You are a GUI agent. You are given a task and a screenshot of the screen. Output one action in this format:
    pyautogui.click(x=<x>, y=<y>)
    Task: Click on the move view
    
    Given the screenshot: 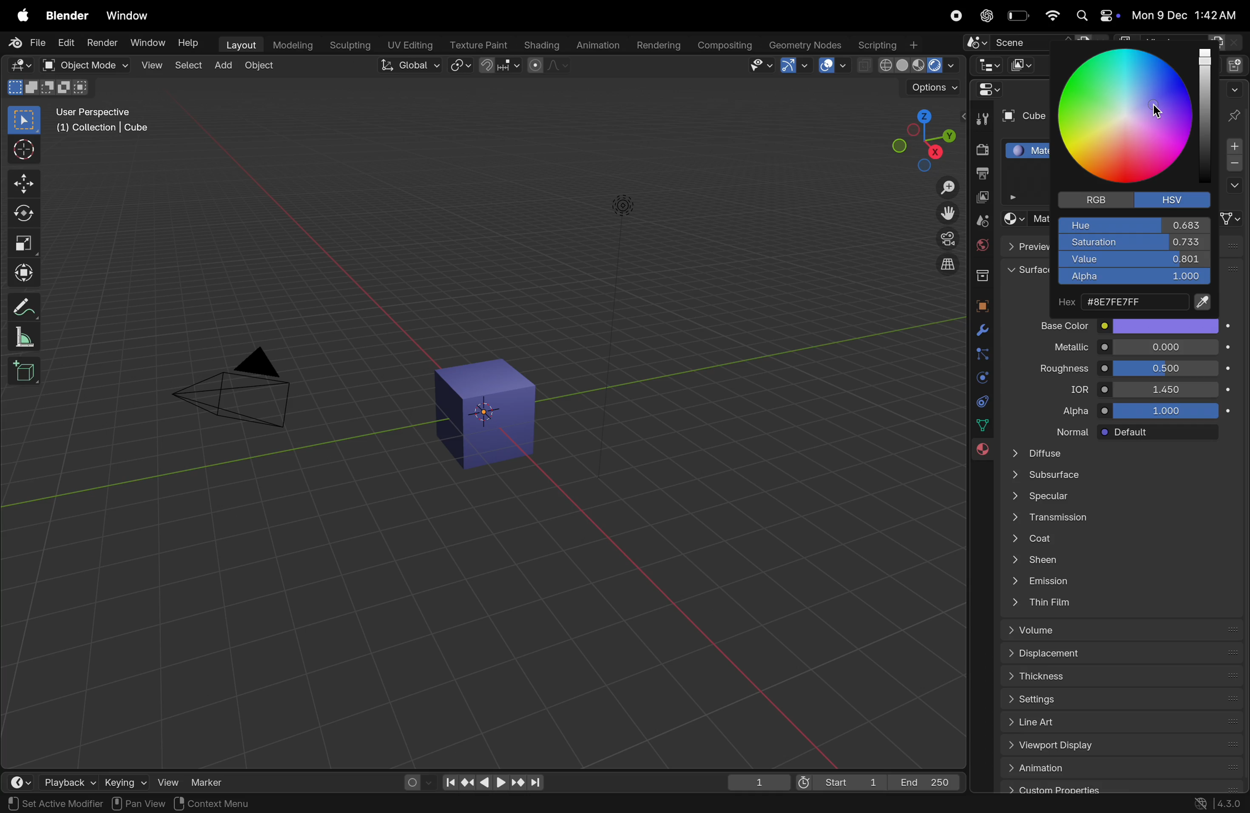 What is the action you would take?
    pyautogui.click(x=948, y=213)
    